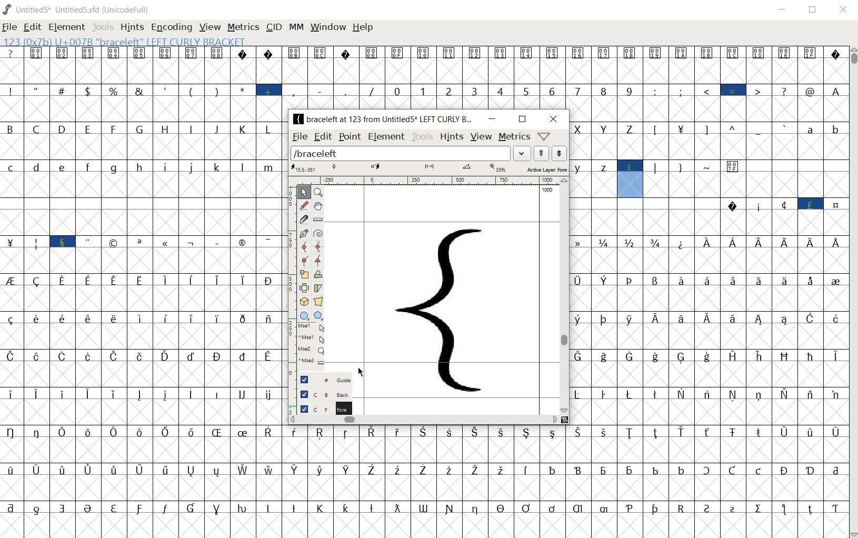  What do you see at coordinates (131, 27) in the screenshot?
I see `hints` at bounding box center [131, 27].